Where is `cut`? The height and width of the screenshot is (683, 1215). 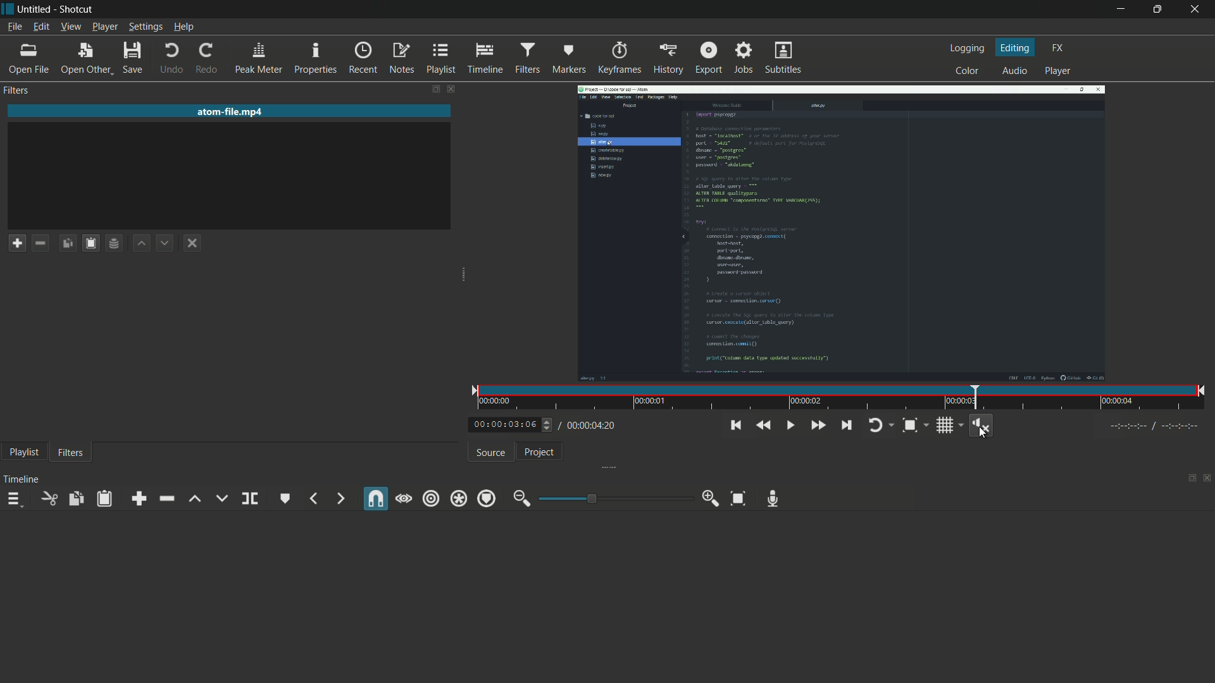
cut is located at coordinates (47, 499).